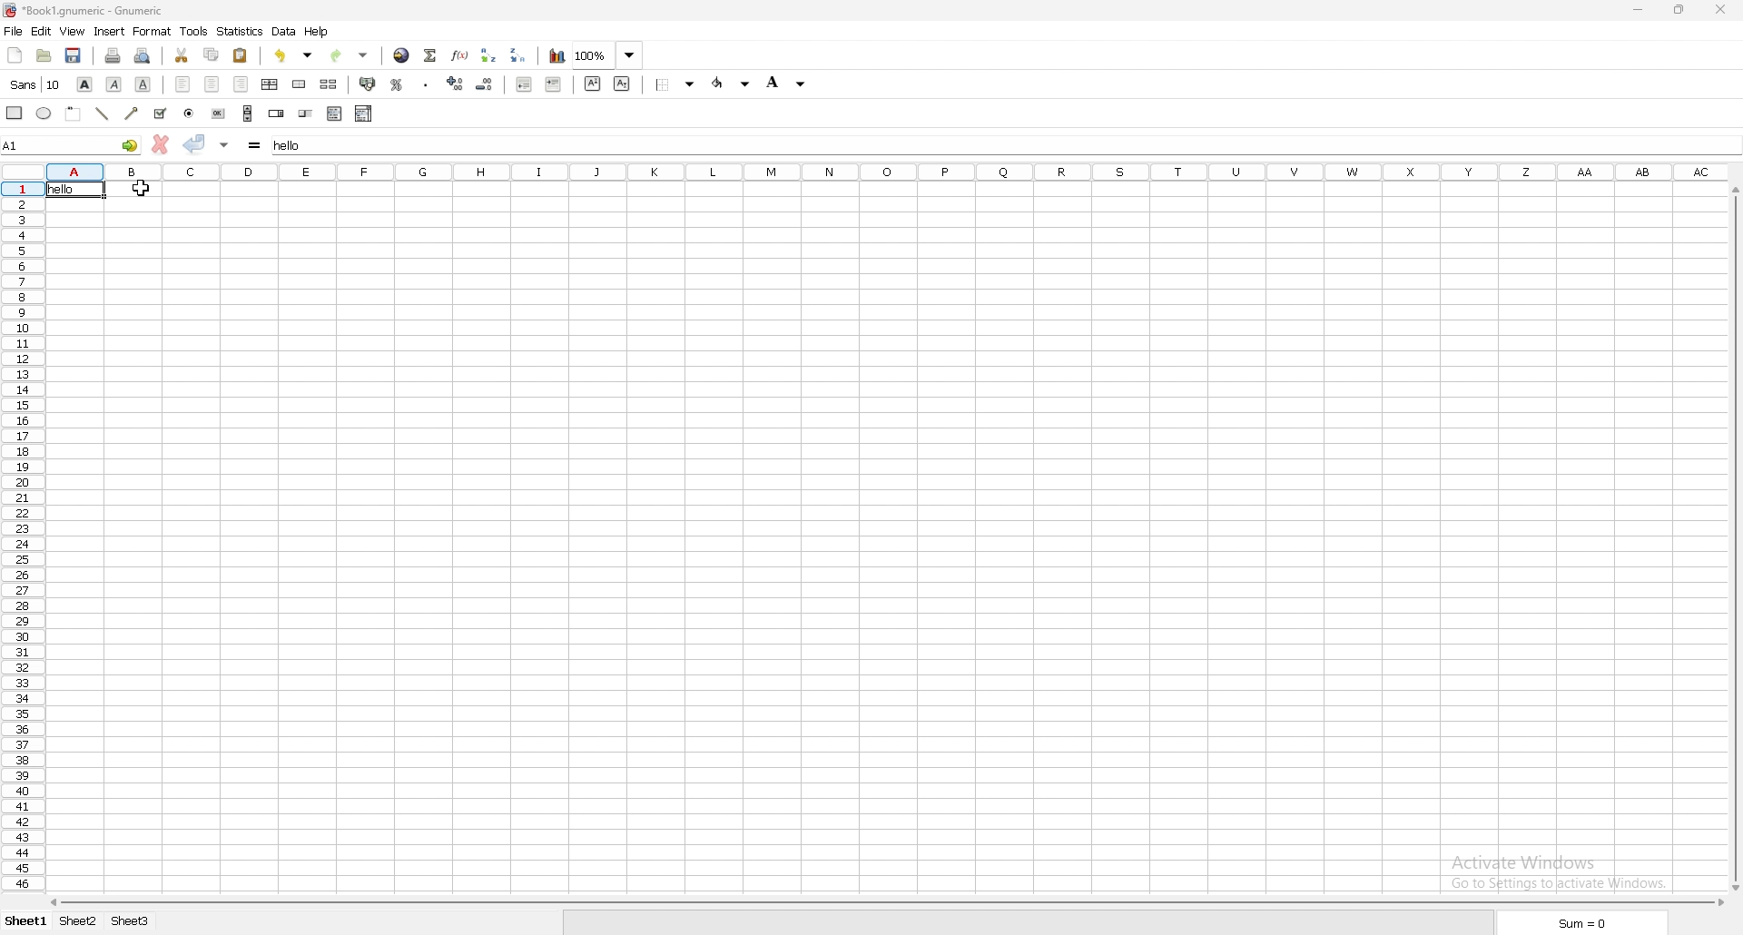  I want to click on cursor, so click(144, 188).